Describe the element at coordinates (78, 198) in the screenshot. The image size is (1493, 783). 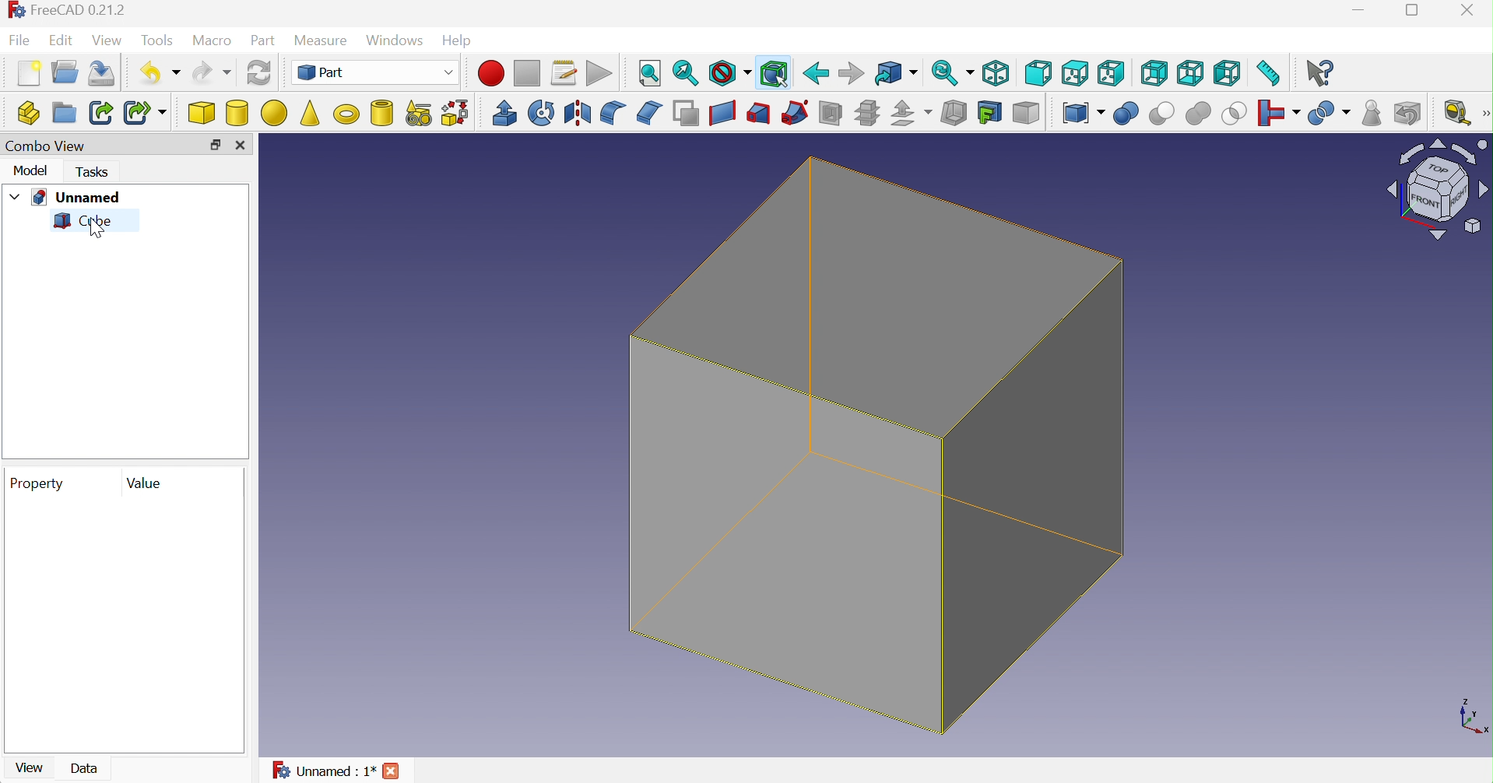
I see `Unnamed` at that location.